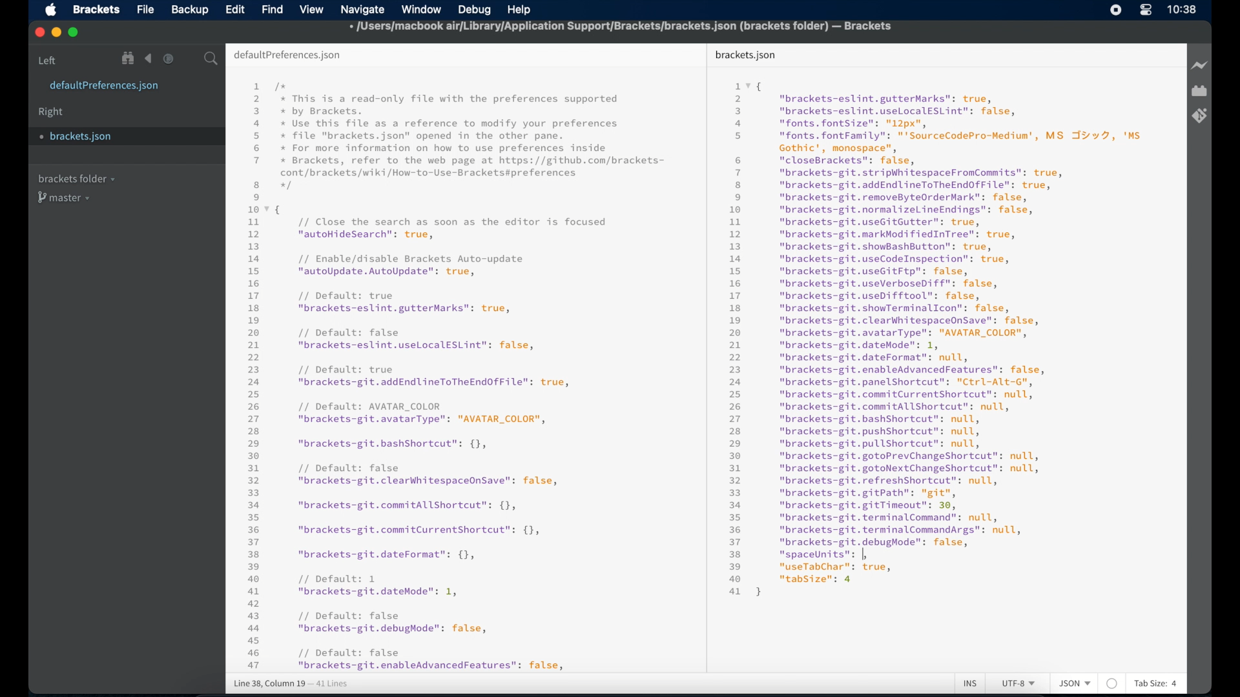 Image resolution: width=1240 pixels, height=697 pixels. What do you see at coordinates (1156, 683) in the screenshot?
I see `tab size: 4` at bounding box center [1156, 683].